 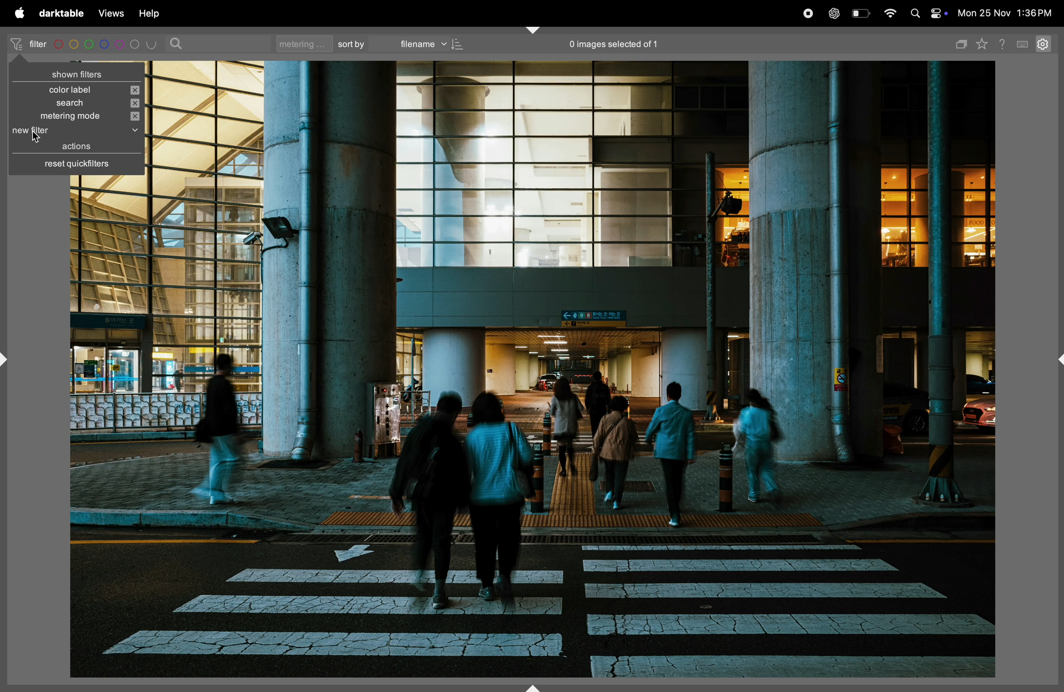 I want to click on battery, so click(x=862, y=13).